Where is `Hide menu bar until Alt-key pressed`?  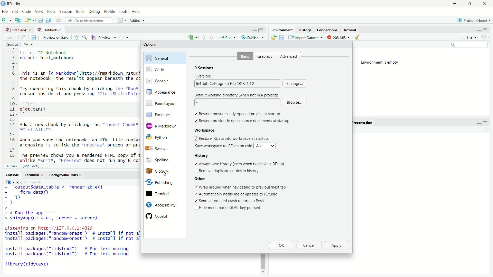 Hide menu bar until Alt-key pressed is located at coordinates (232, 208).